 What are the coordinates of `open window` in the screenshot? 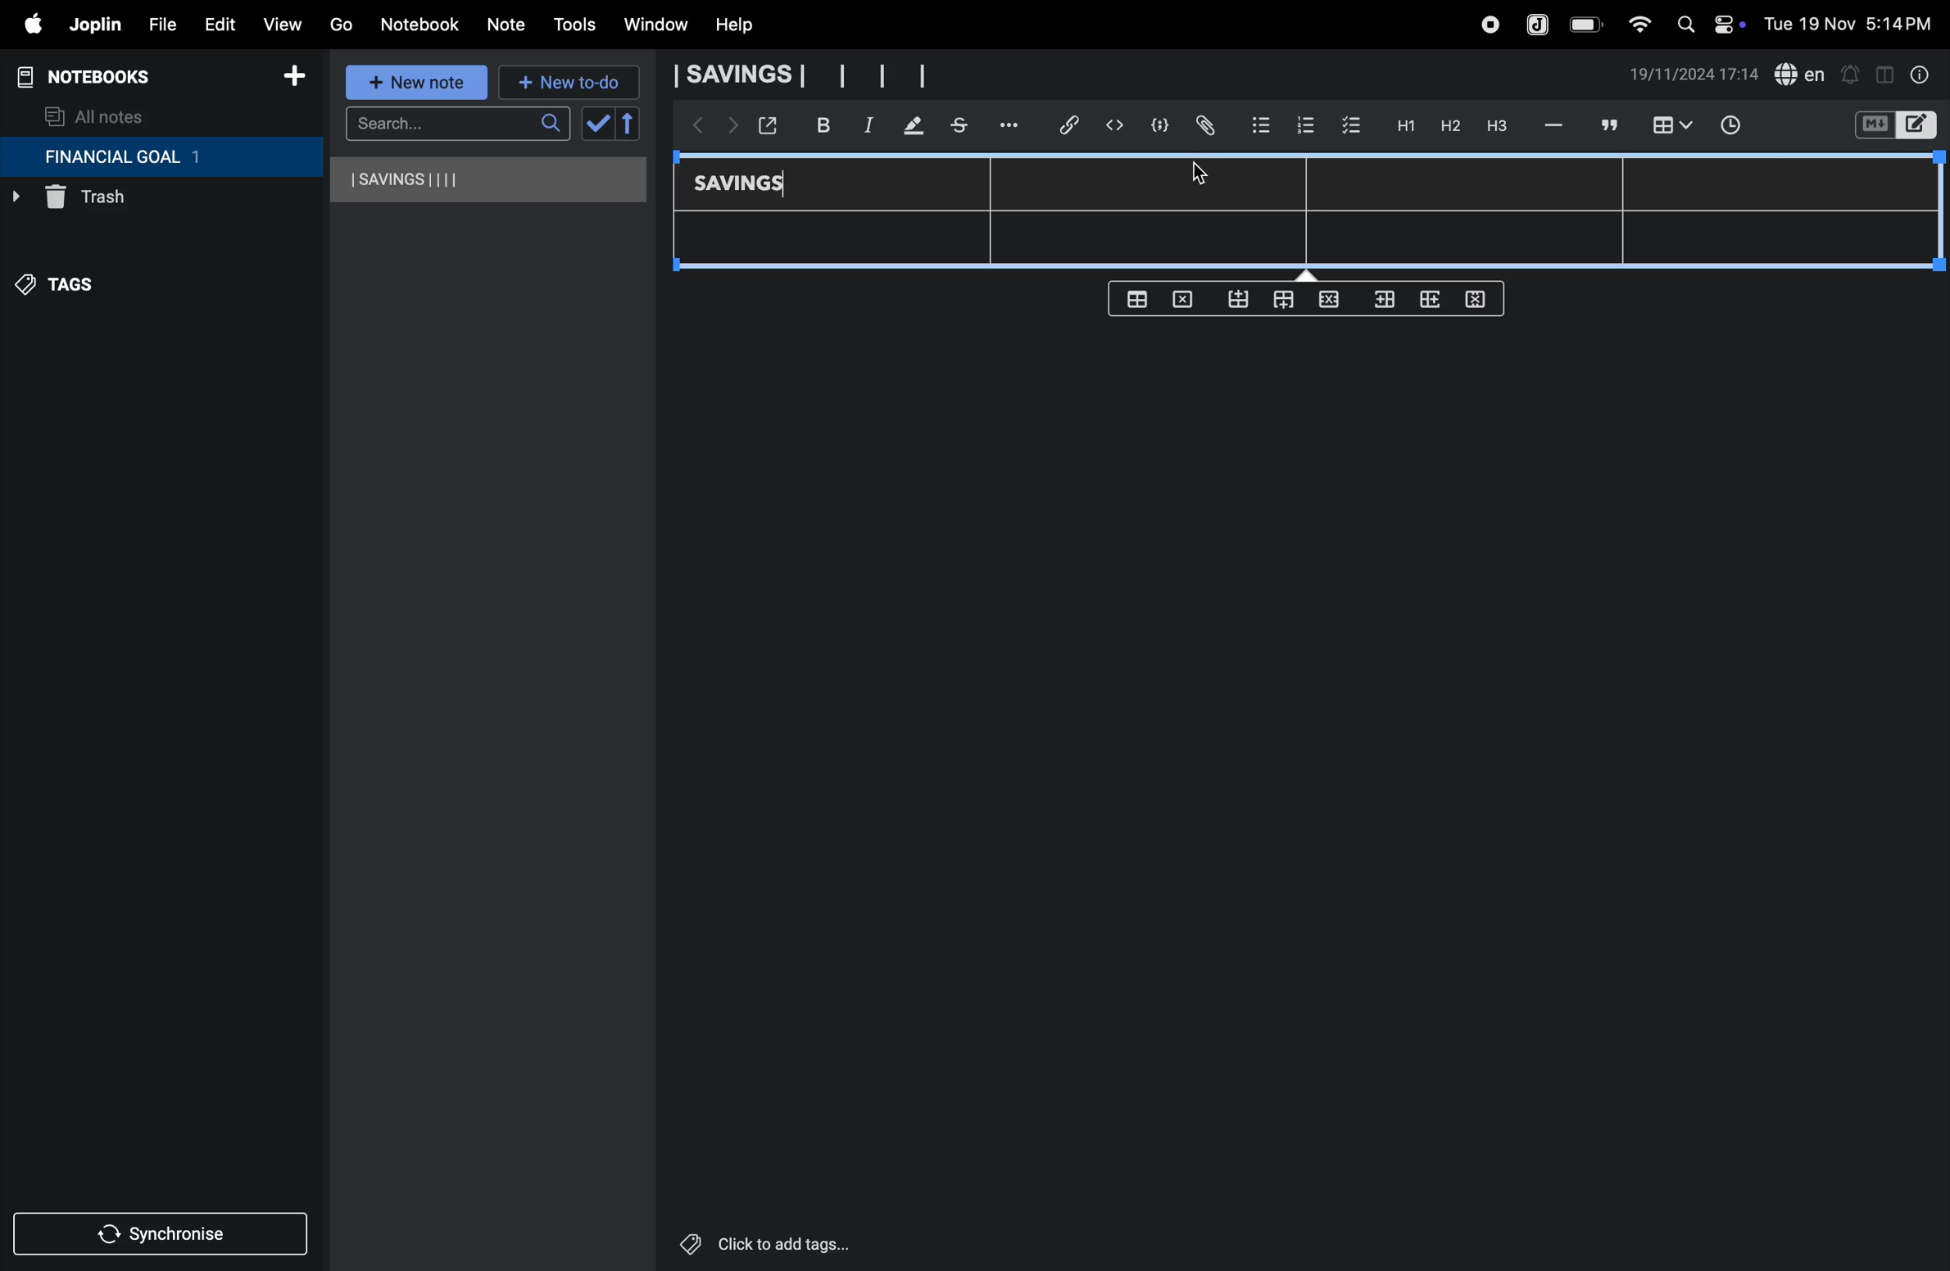 It's located at (766, 125).